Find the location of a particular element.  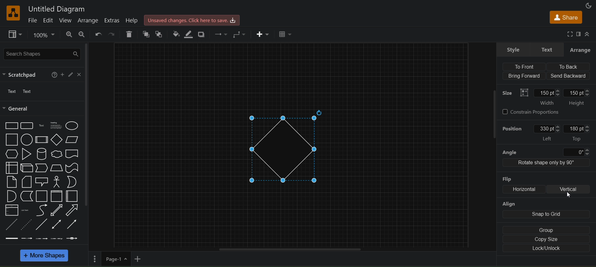

and is located at coordinates (10, 196).